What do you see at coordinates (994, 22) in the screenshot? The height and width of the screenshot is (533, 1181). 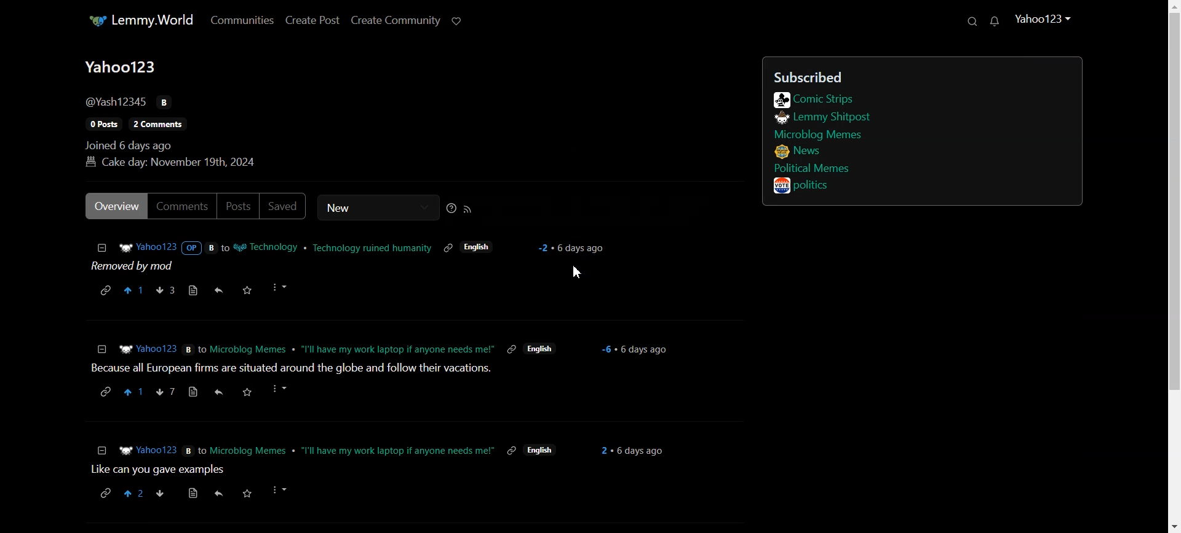 I see `notifications` at bounding box center [994, 22].